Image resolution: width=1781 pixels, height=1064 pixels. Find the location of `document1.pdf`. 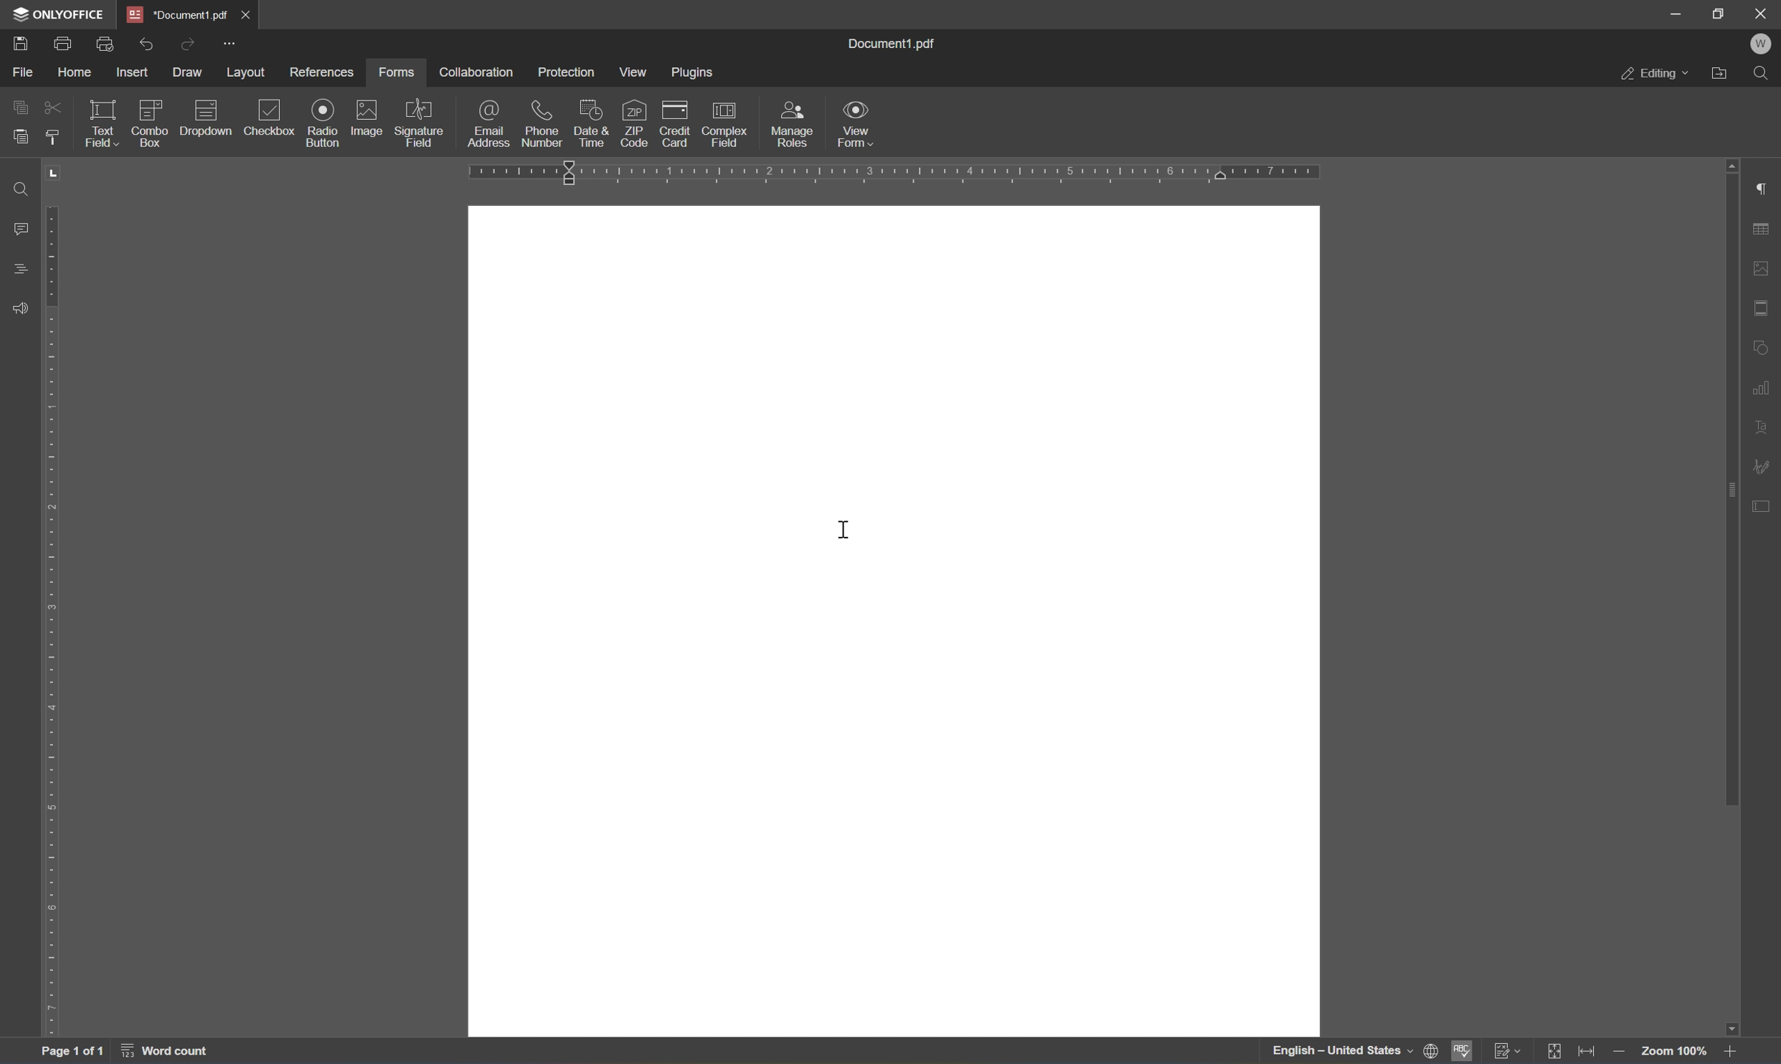

document1.pdf is located at coordinates (892, 43).